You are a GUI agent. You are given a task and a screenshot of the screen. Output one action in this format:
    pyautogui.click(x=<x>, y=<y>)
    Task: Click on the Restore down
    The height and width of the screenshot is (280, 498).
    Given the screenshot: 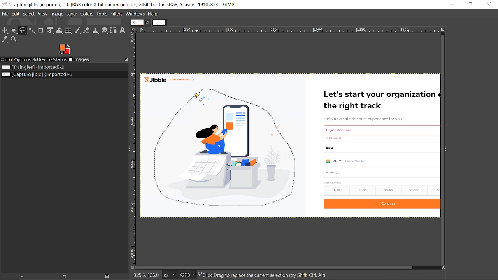 What is the action you would take?
    pyautogui.click(x=470, y=4)
    